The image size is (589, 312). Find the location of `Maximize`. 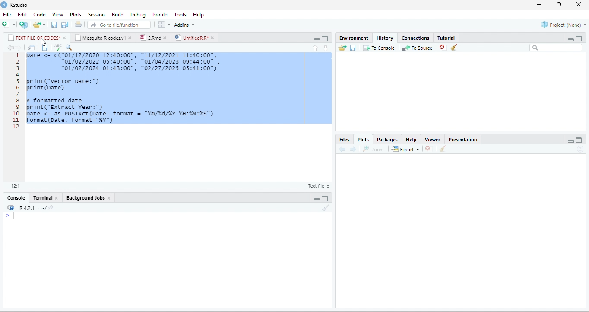

Maximize is located at coordinates (579, 38).